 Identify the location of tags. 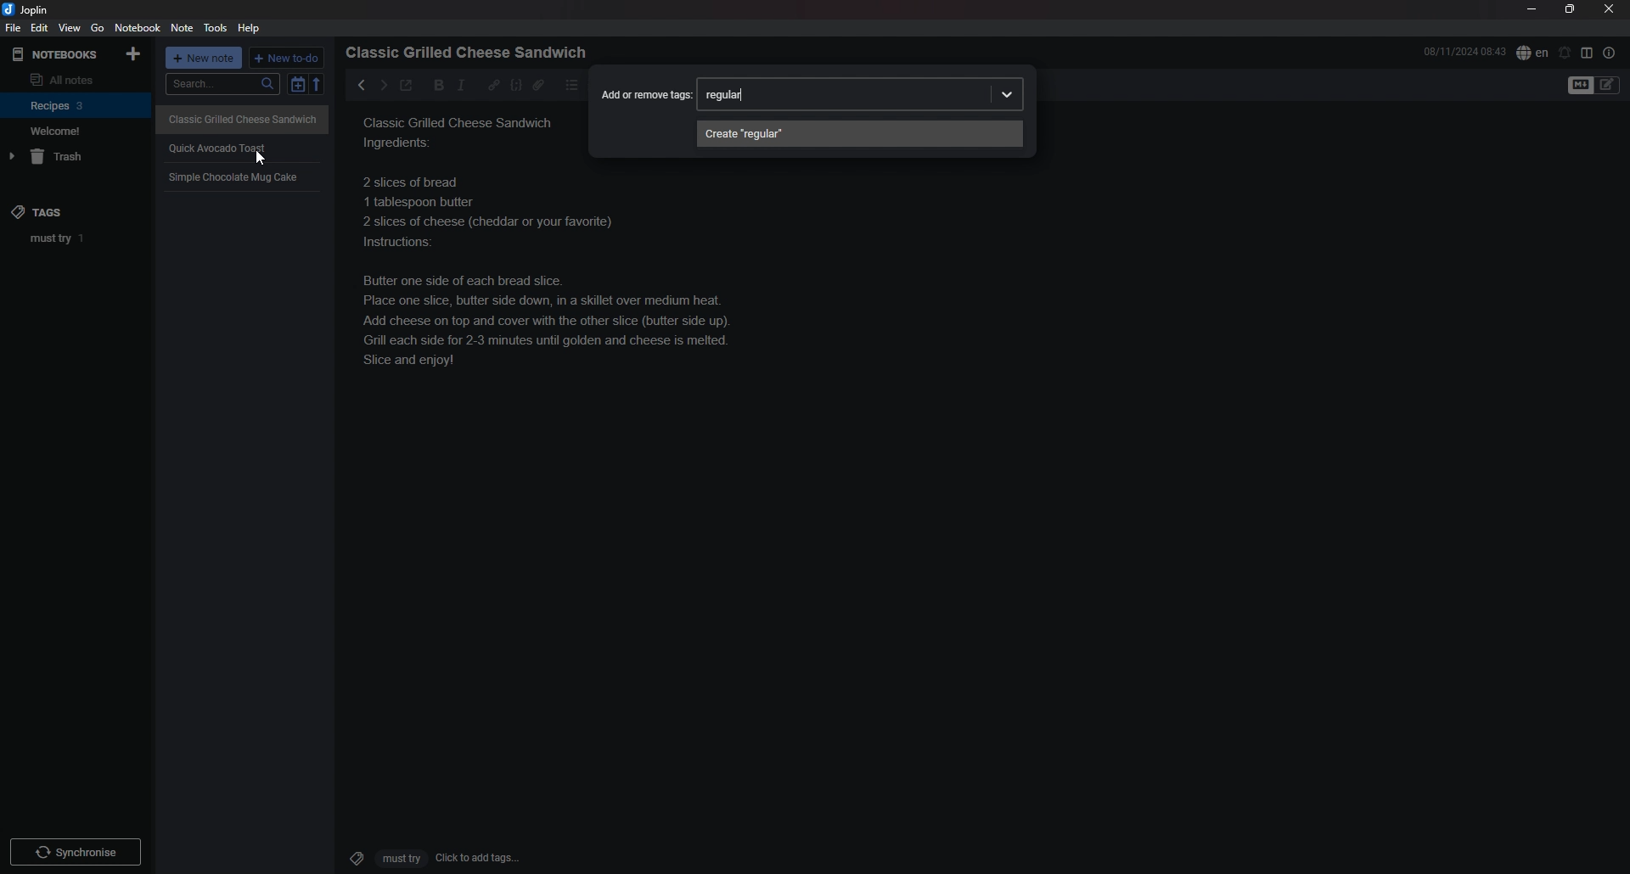
(52, 211).